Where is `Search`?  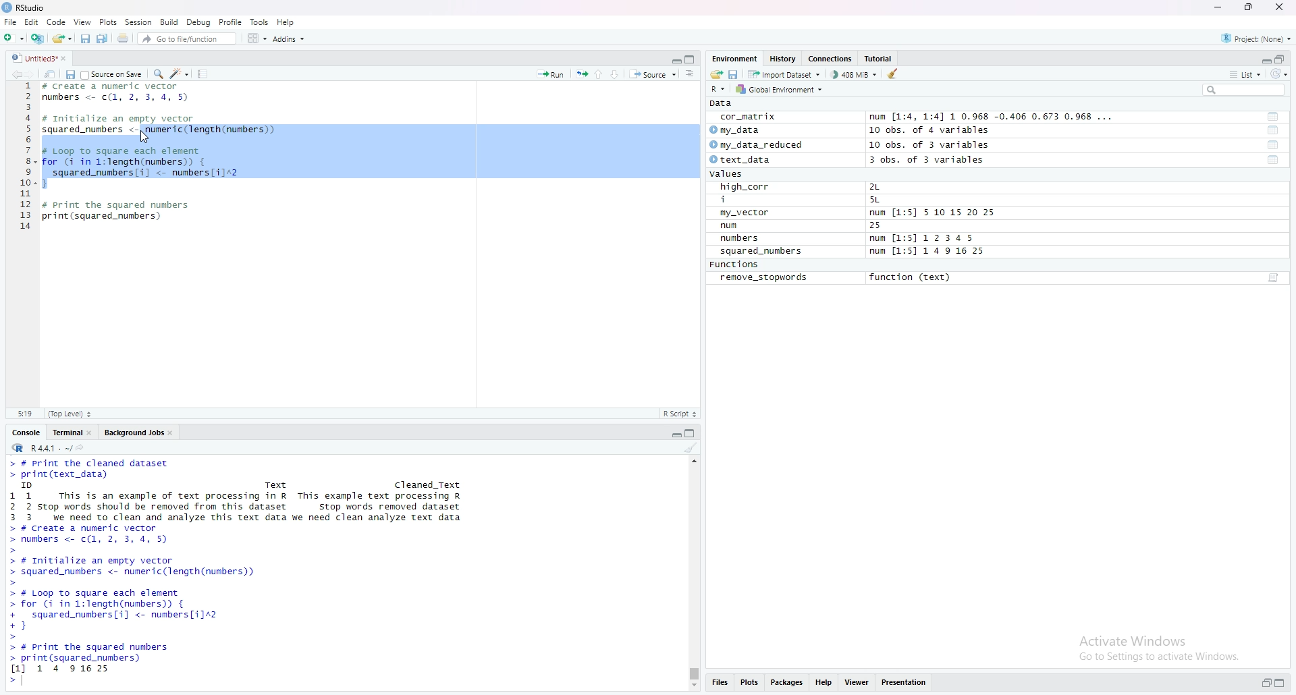 Search is located at coordinates (1244, 90).